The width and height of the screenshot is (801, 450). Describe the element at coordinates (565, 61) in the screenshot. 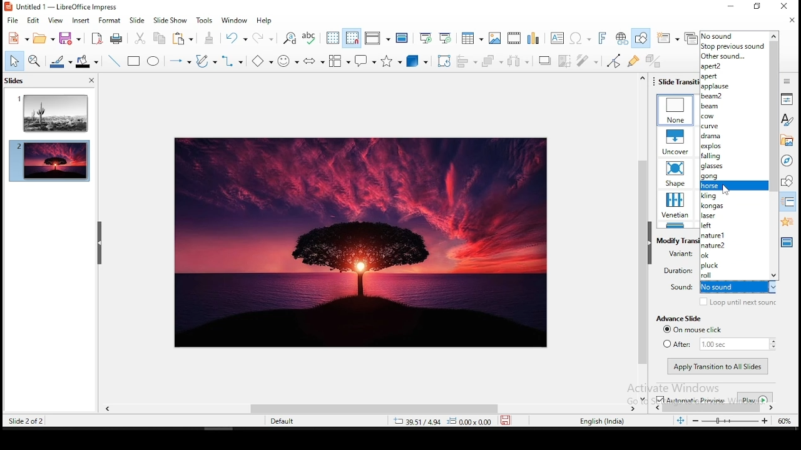

I see `crop image` at that location.